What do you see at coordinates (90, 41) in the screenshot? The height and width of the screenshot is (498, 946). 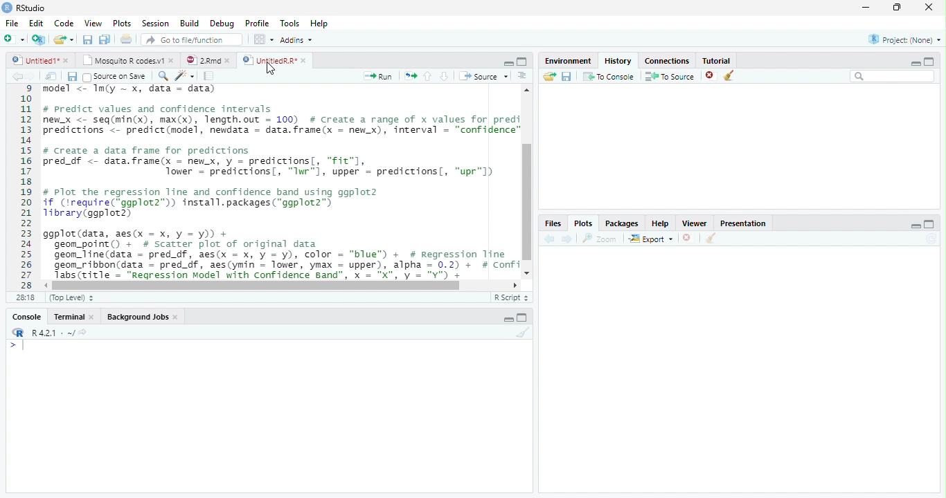 I see `Save ` at bounding box center [90, 41].